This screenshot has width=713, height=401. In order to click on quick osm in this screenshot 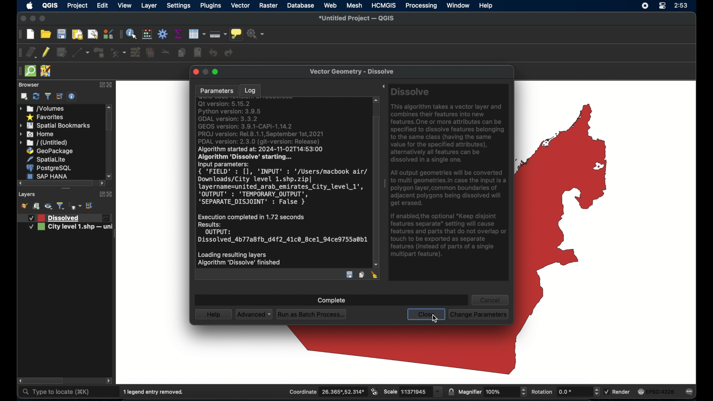, I will do `click(30, 71)`.